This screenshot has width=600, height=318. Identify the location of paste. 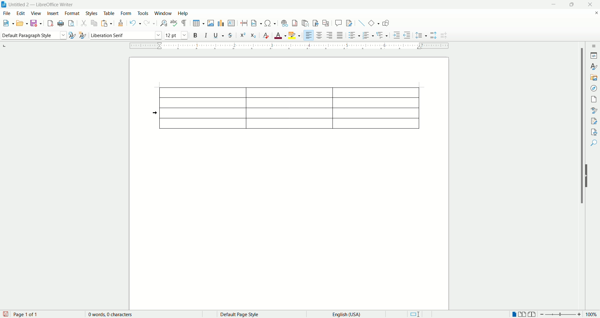
(107, 24).